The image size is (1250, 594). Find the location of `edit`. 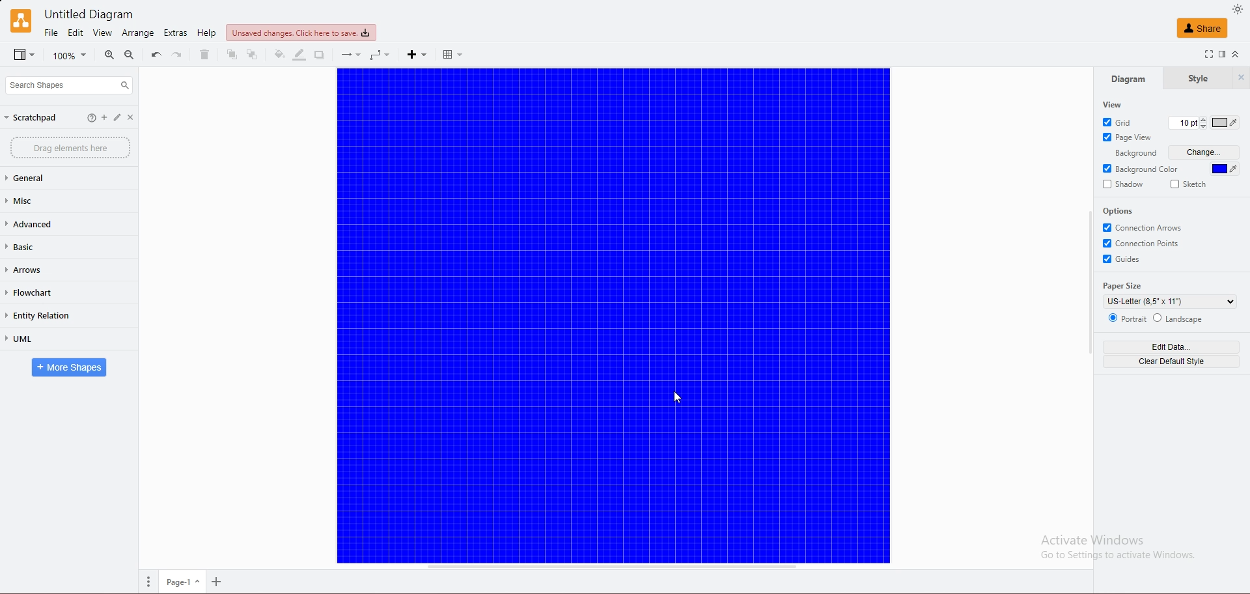

edit is located at coordinates (104, 119).